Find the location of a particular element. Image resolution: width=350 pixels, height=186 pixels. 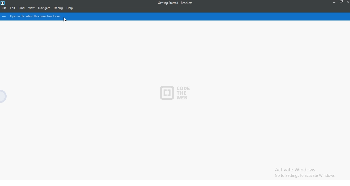

File is located at coordinates (4, 8).